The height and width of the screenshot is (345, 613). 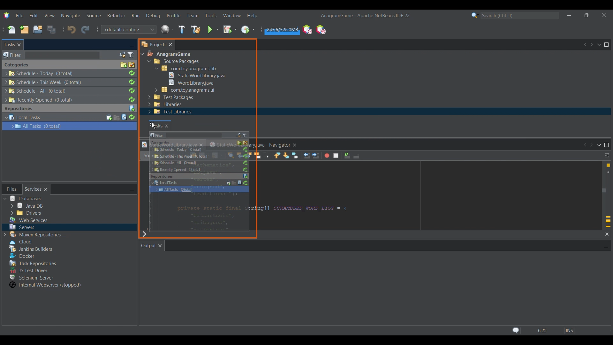 What do you see at coordinates (591, 44) in the screenshot?
I see `Next` at bounding box center [591, 44].